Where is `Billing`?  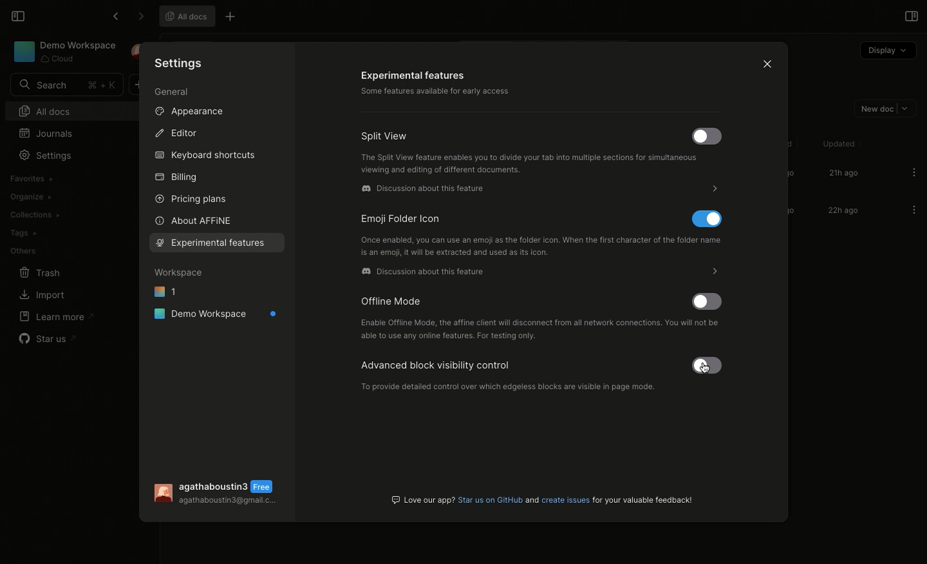 Billing is located at coordinates (176, 179).